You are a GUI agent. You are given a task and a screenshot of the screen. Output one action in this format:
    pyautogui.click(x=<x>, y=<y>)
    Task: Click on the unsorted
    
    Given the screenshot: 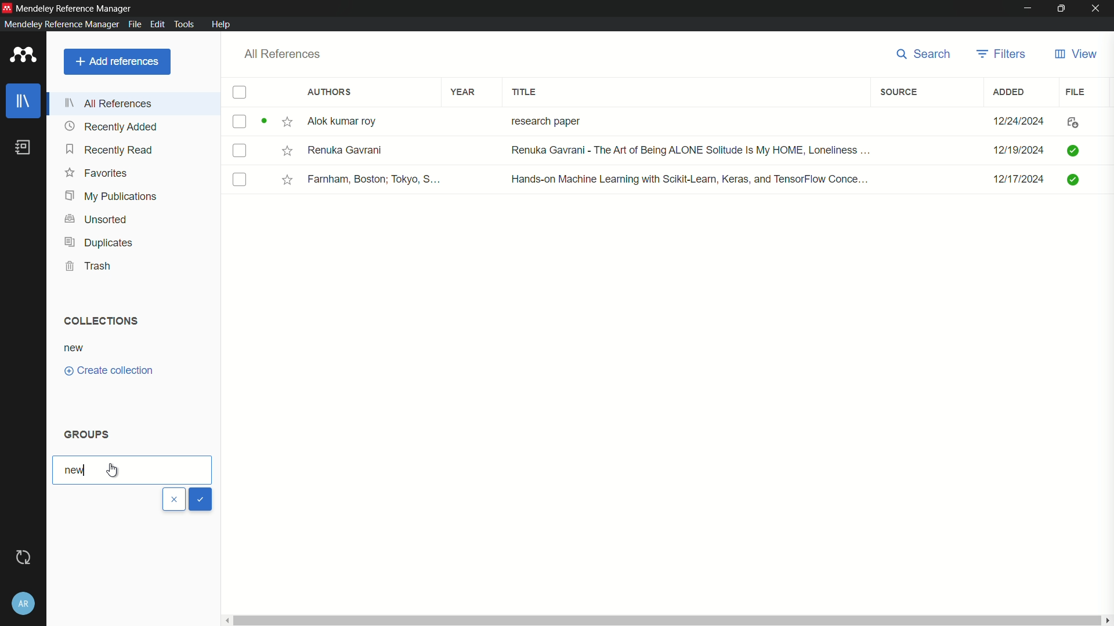 What is the action you would take?
    pyautogui.click(x=96, y=218)
    